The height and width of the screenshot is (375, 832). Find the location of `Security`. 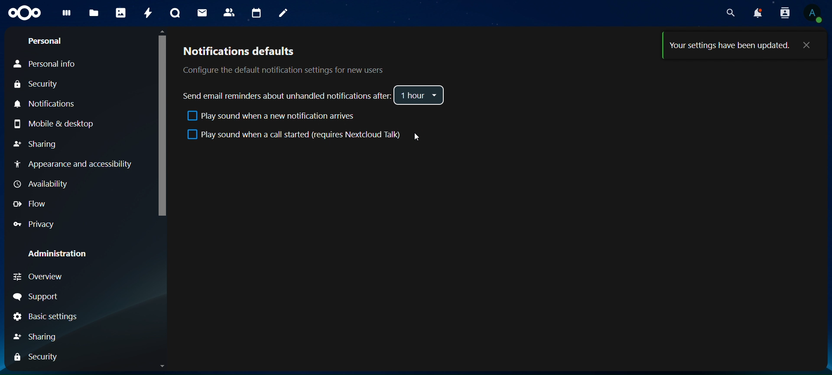

Security is located at coordinates (35, 358).